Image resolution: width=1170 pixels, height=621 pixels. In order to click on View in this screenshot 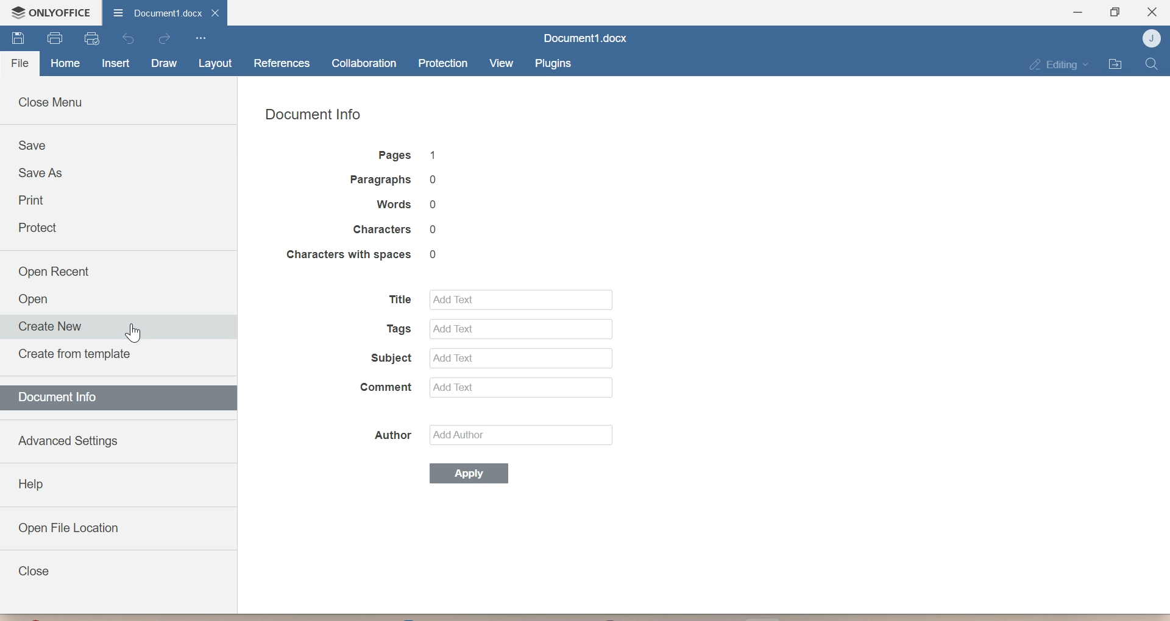, I will do `click(500, 62)`.